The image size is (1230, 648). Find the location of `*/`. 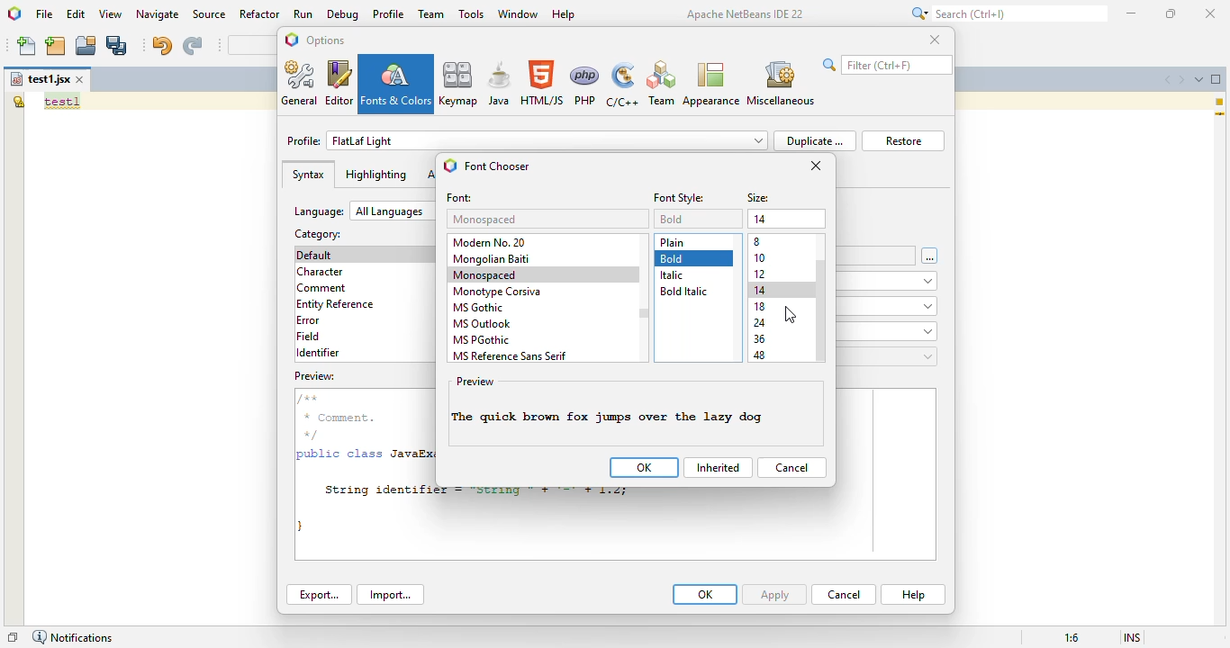

*/ is located at coordinates (316, 434).